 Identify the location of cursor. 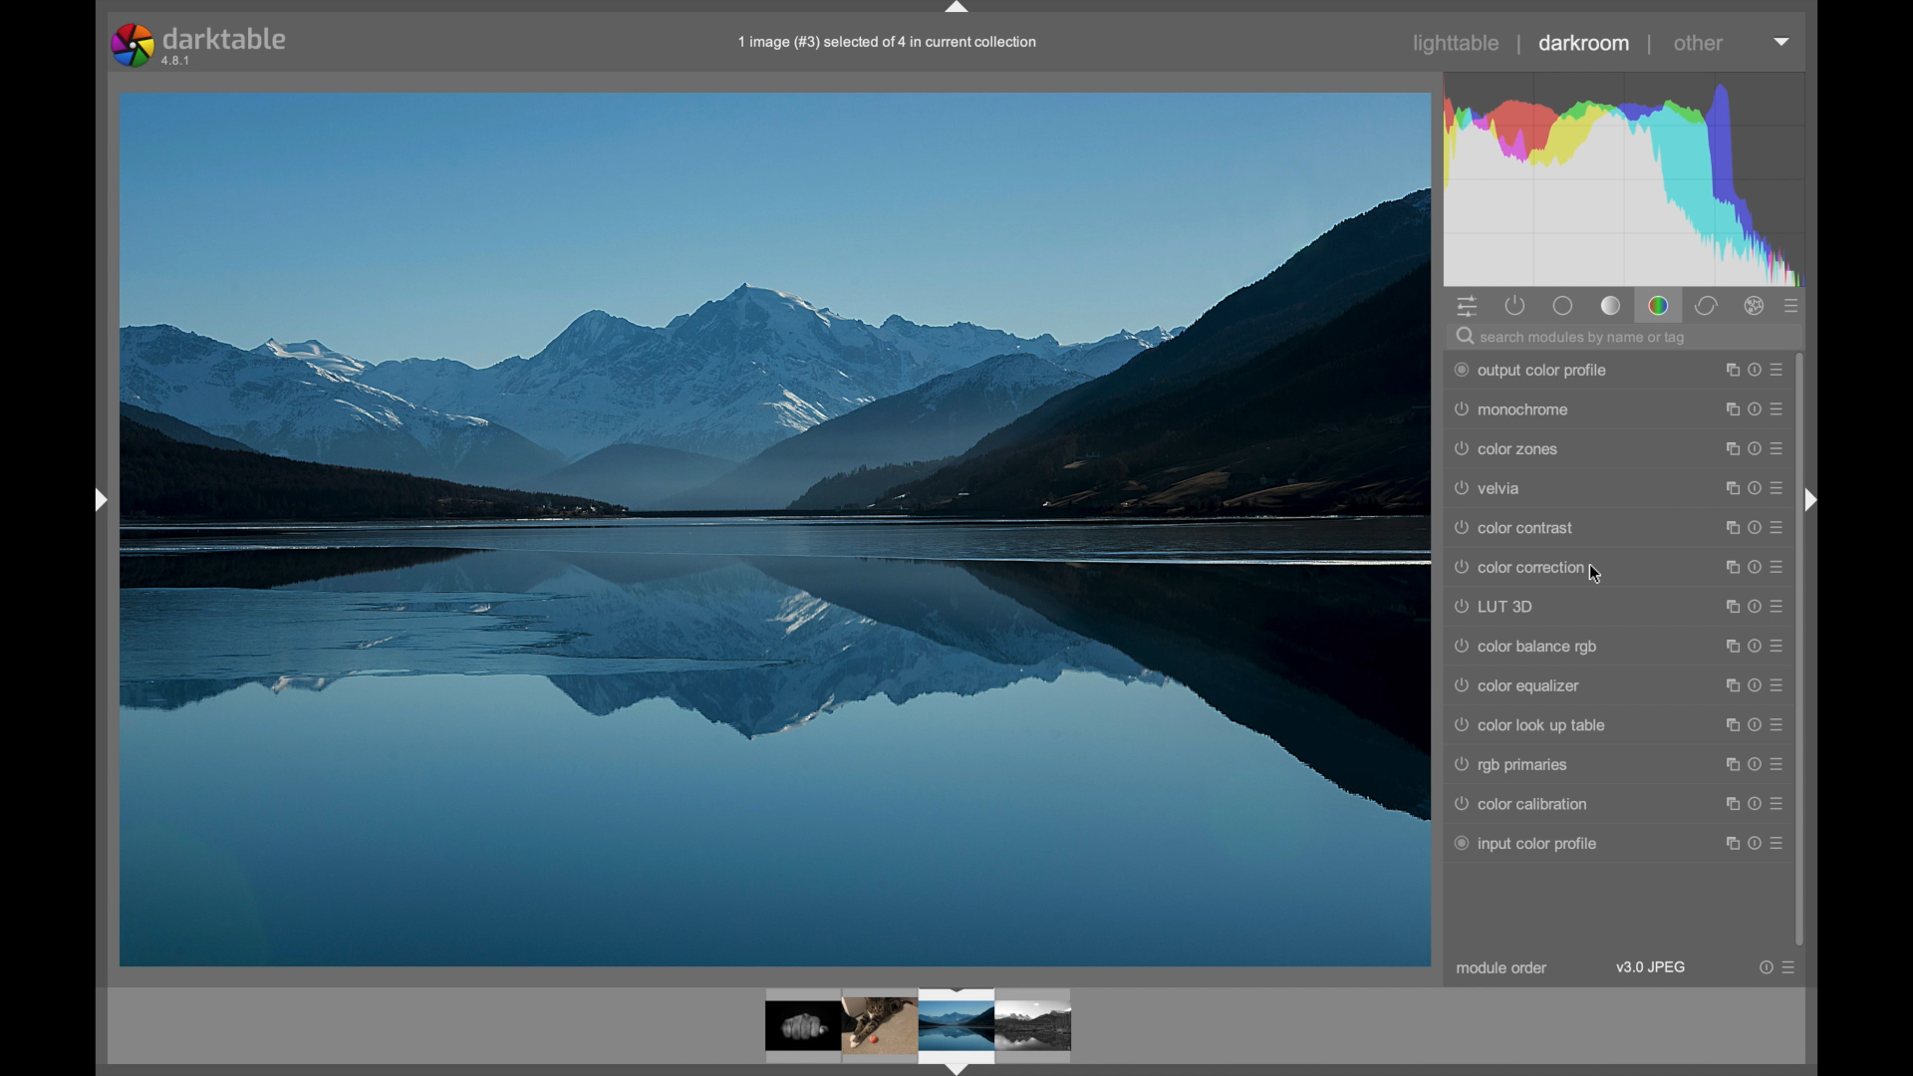
(1598, 578).